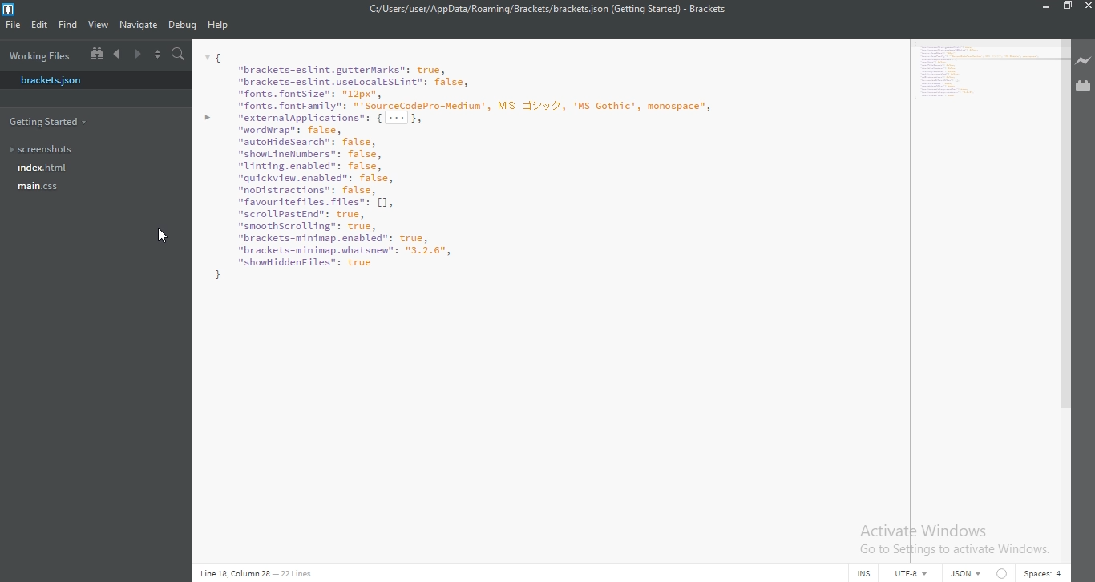  What do you see at coordinates (8, 10) in the screenshot?
I see `Brackets Desktop Icon` at bounding box center [8, 10].